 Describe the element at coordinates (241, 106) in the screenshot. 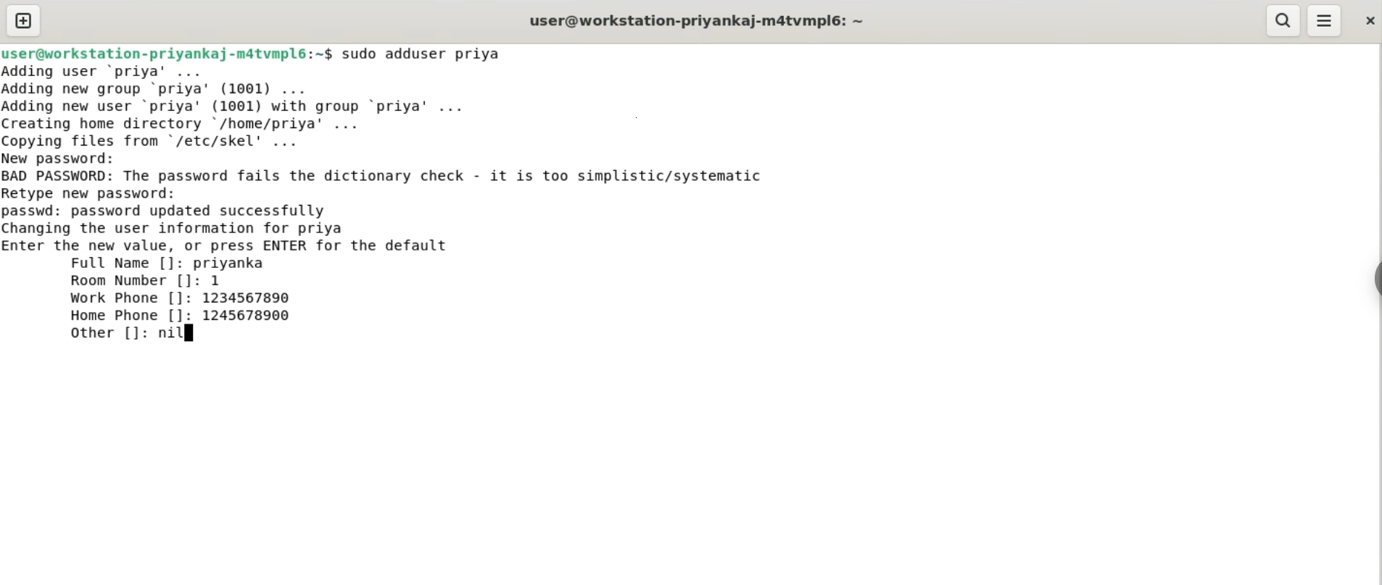

I see `Adding user ‘priya' ...

Adding new group ‘priya’ (1001) ...

Adding new user ‘priya' (1001) with group ‘priya' ...
Creating home directory '/home/priya' ...

Copying files from "/etc/skel' ...` at that location.